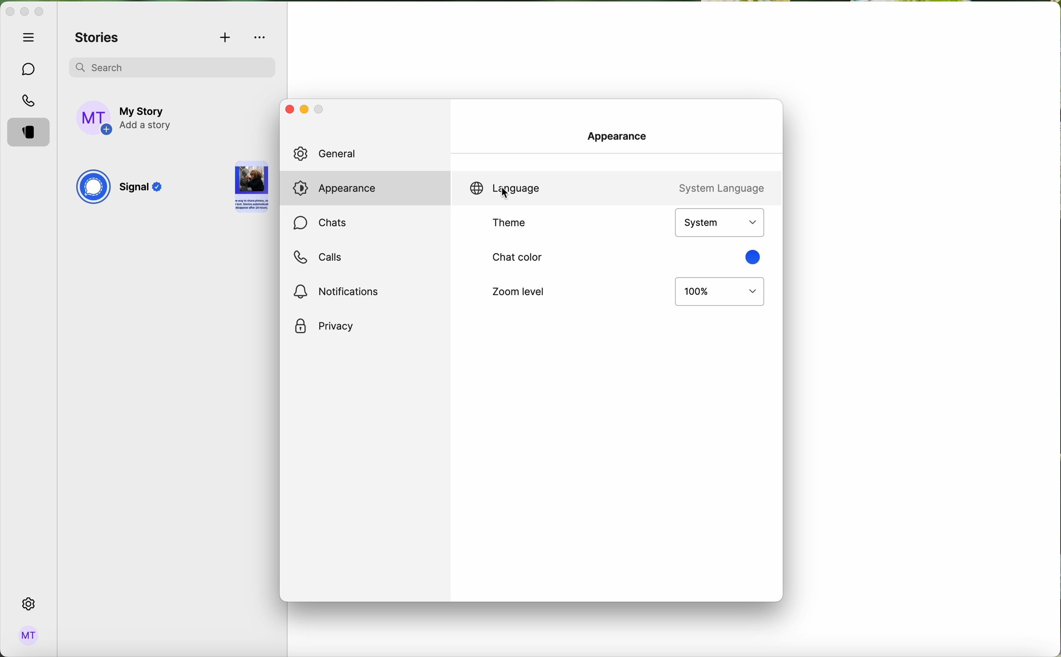 The image size is (1061, 657). I want to click on hide tabs, so click(31, 37).